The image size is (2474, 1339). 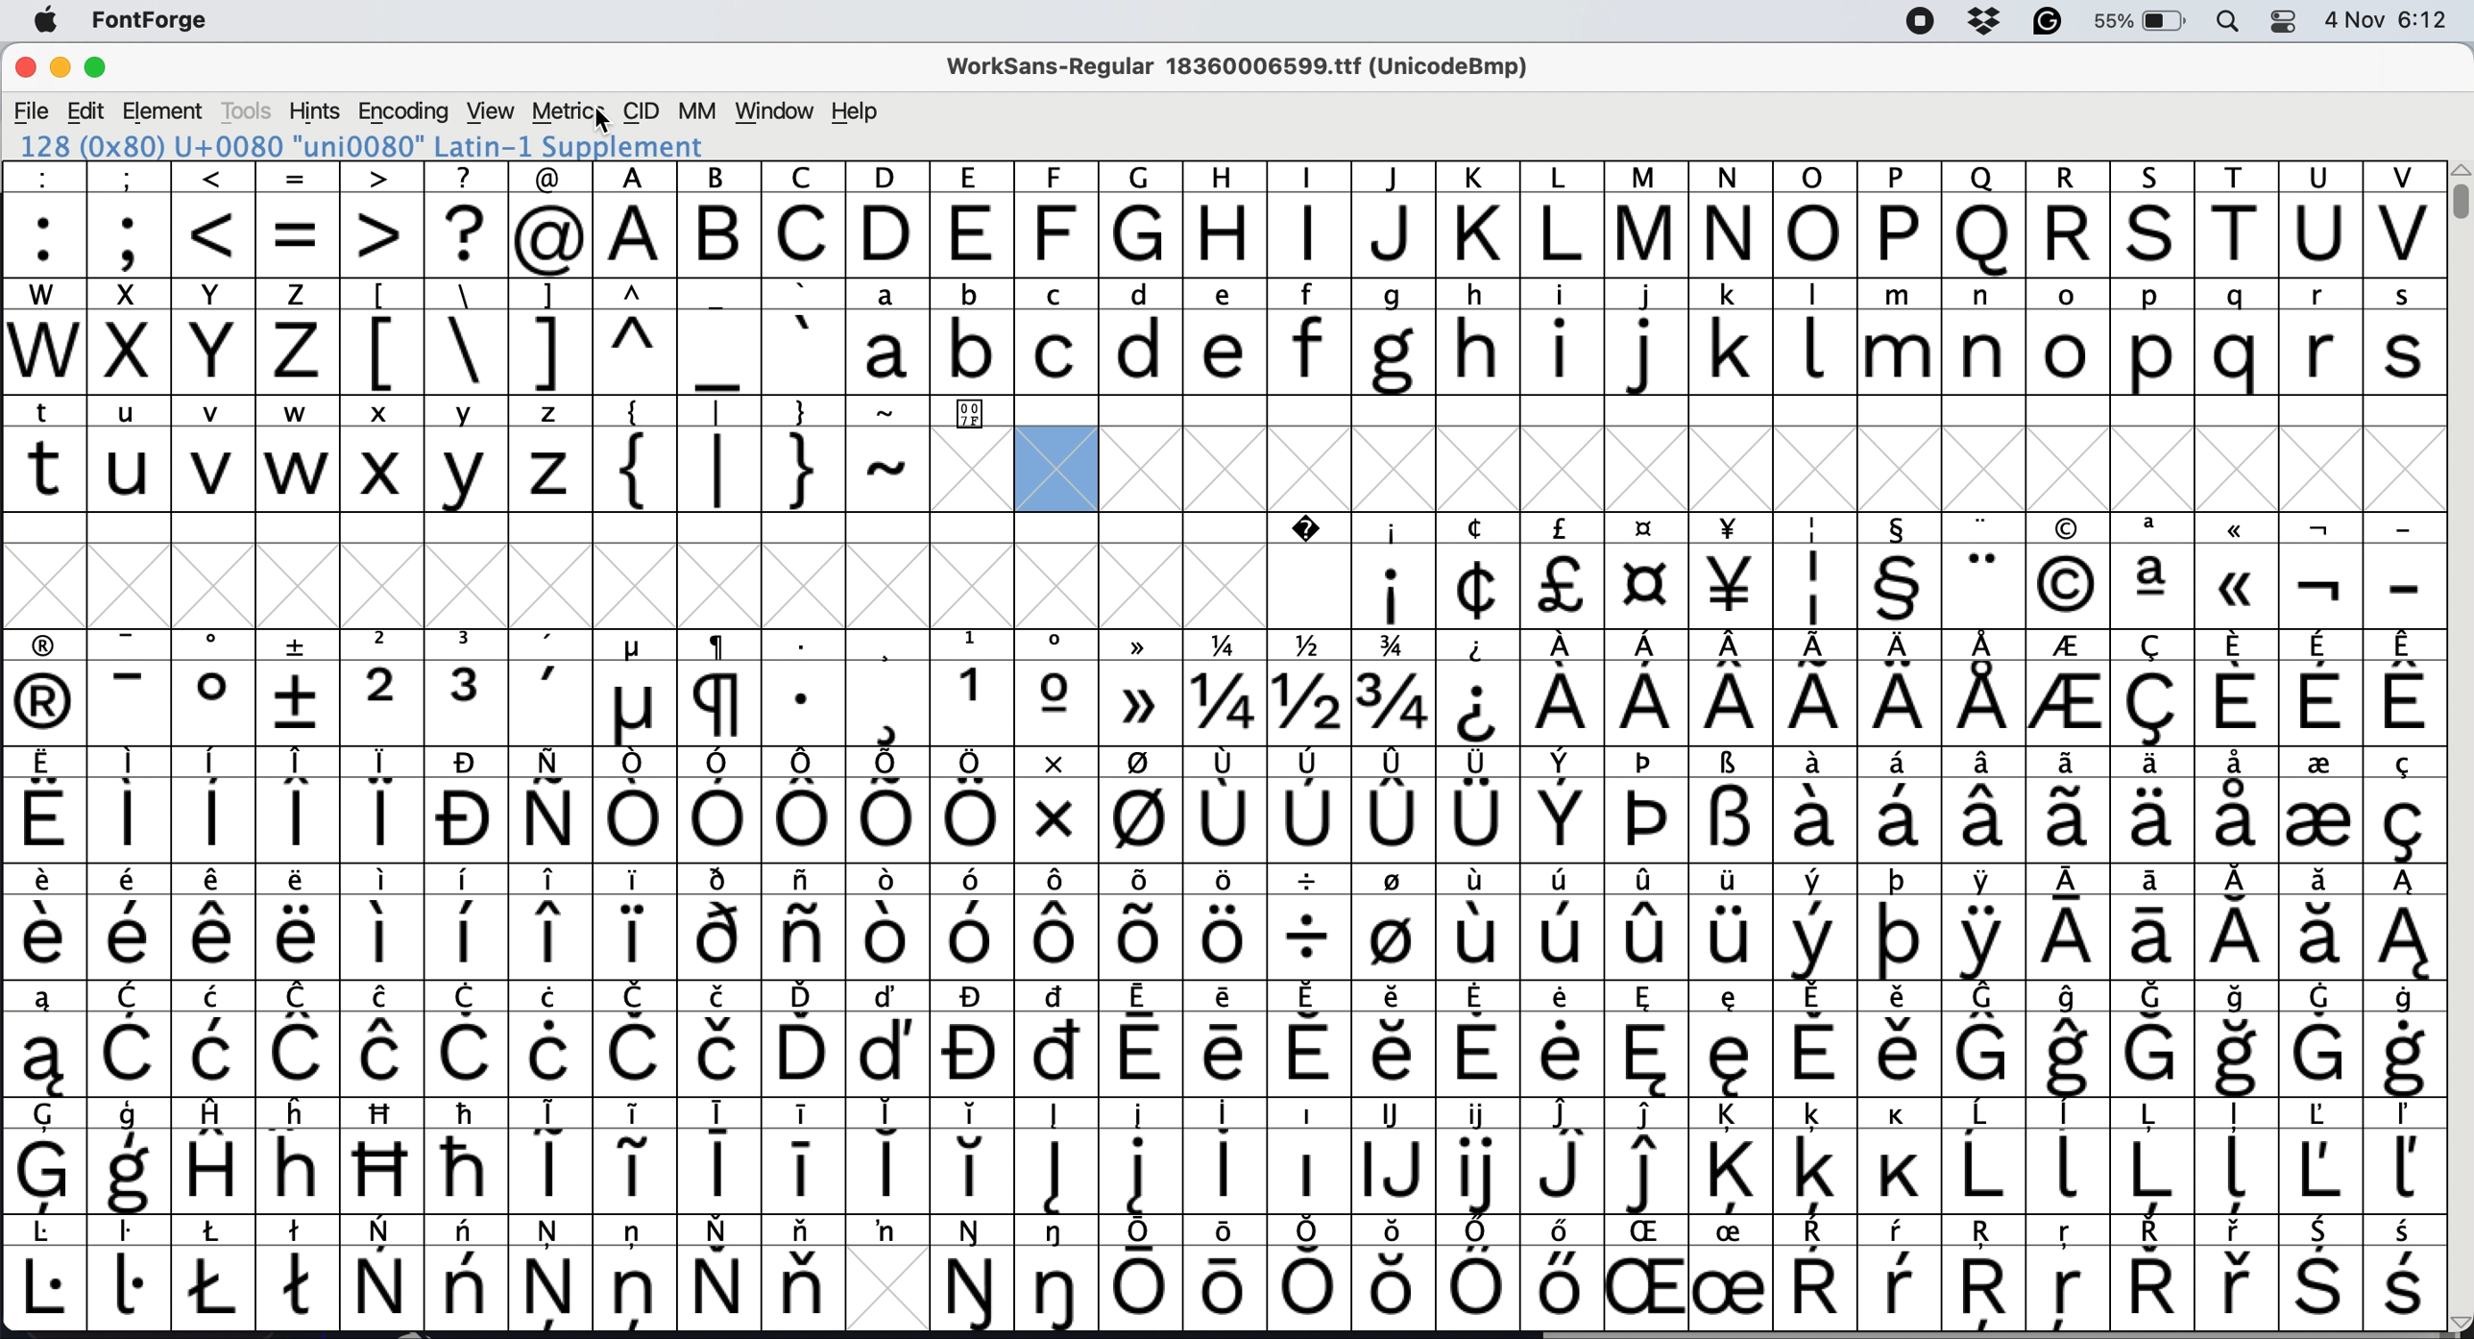 What do you see at coordinates (2230, 23) in the screenshot?
I see `spotlight search` at bounding box center [2230, 23].